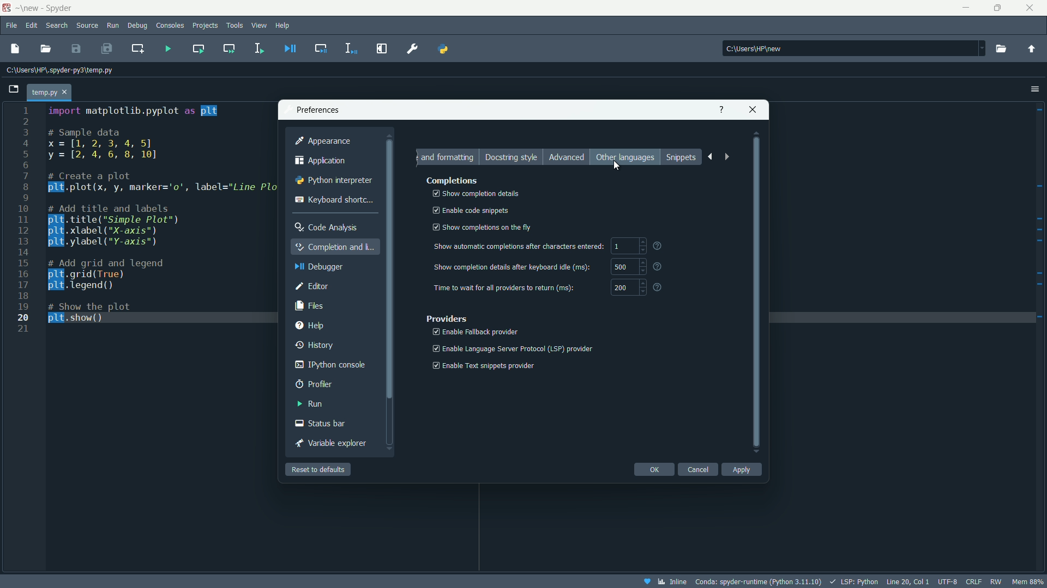  What do you see at coordinates (310, 325) in the screenshot?
I see `help` at bounding box center [310, 325].